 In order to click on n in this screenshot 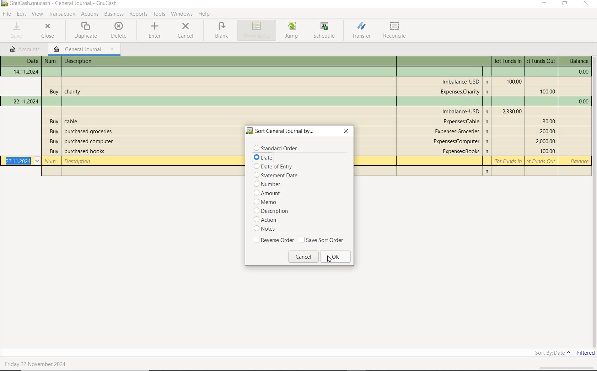, I will do `click(488, 132)`.